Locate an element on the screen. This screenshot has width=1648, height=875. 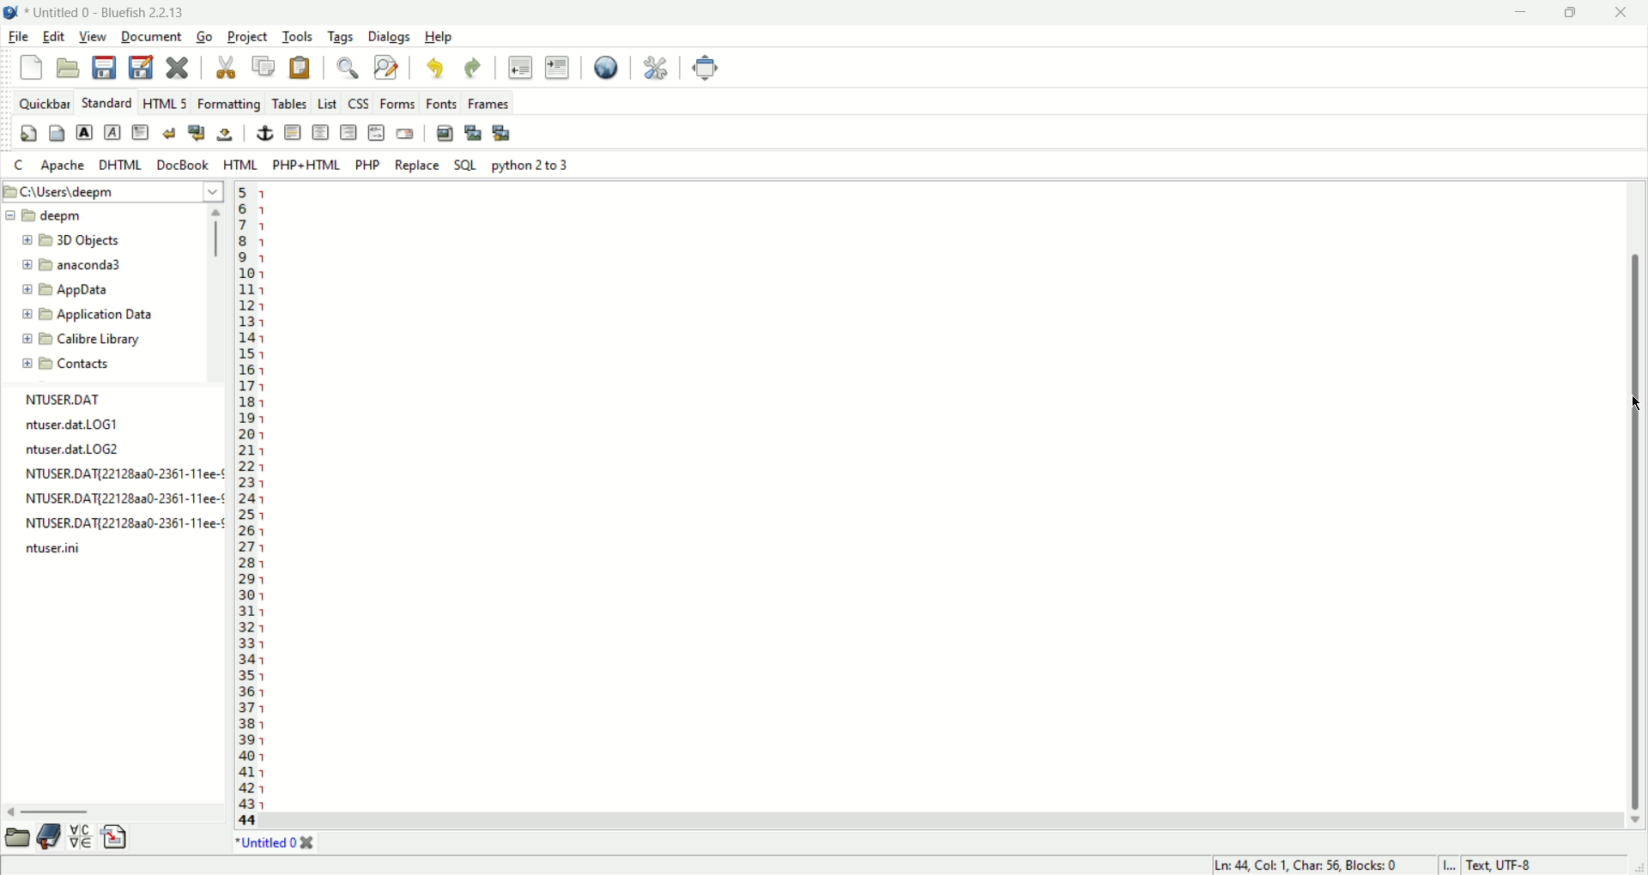
bookmarks is located at coordinates (50, 836).